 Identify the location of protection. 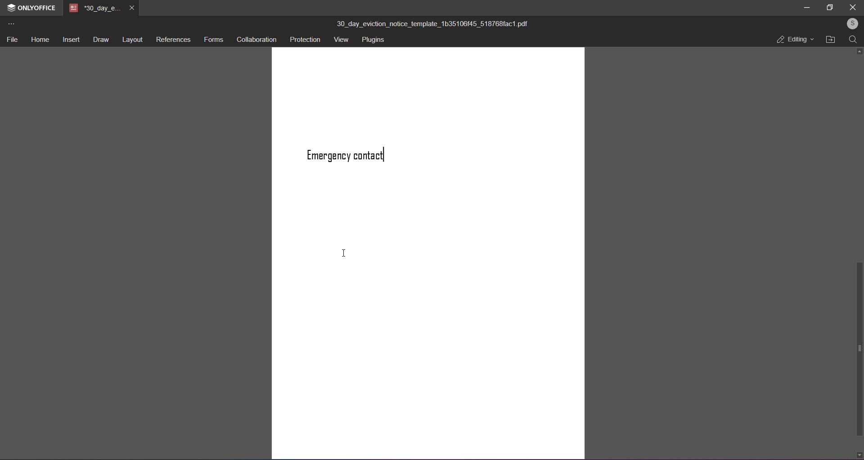
(306, 40).